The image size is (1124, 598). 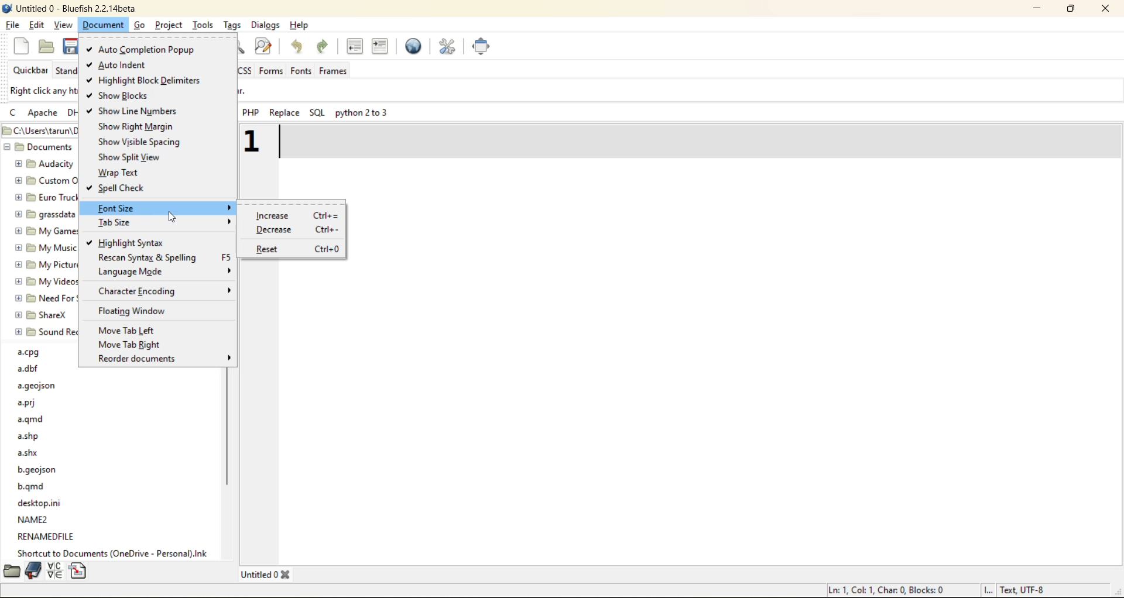 What do you see at coordinates (1070, 9) in the screenshot?
I see `maximize` at bounding box center [1070, 9].